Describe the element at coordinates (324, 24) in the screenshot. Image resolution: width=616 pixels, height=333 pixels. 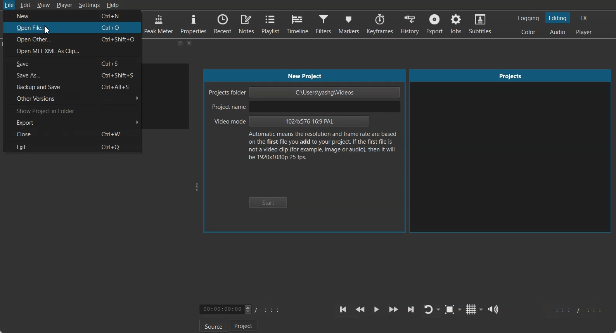
I see `Filter` at that location.